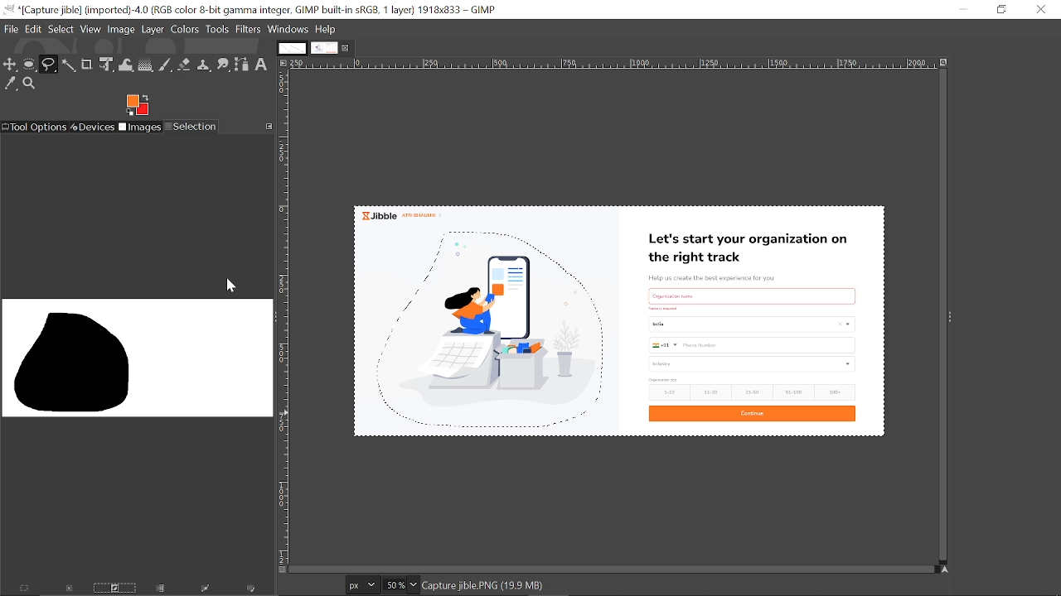  What do you see at coordinates (261, 65) in the screenshot?
I see `Text tool` at bounding box center [261, 65].